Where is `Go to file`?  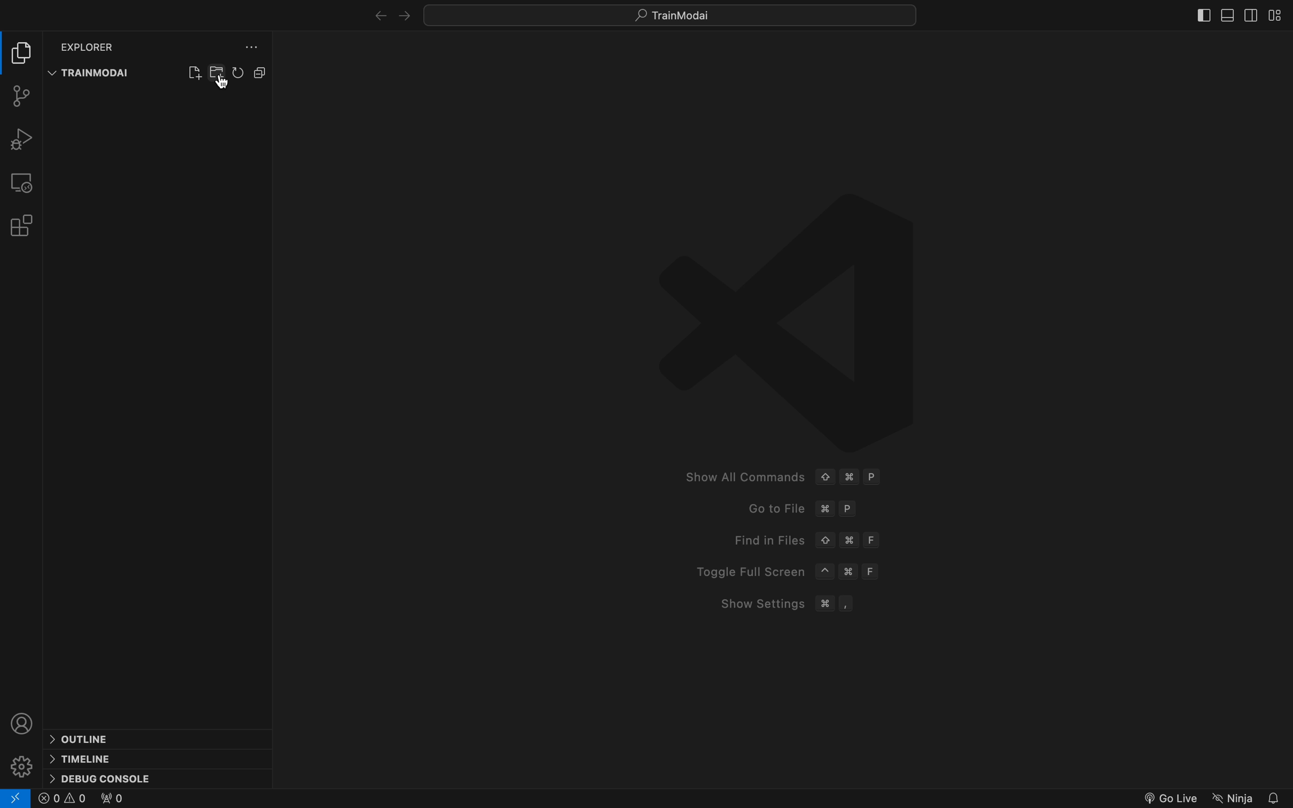
Go to file is located at coordinates (804, 511).